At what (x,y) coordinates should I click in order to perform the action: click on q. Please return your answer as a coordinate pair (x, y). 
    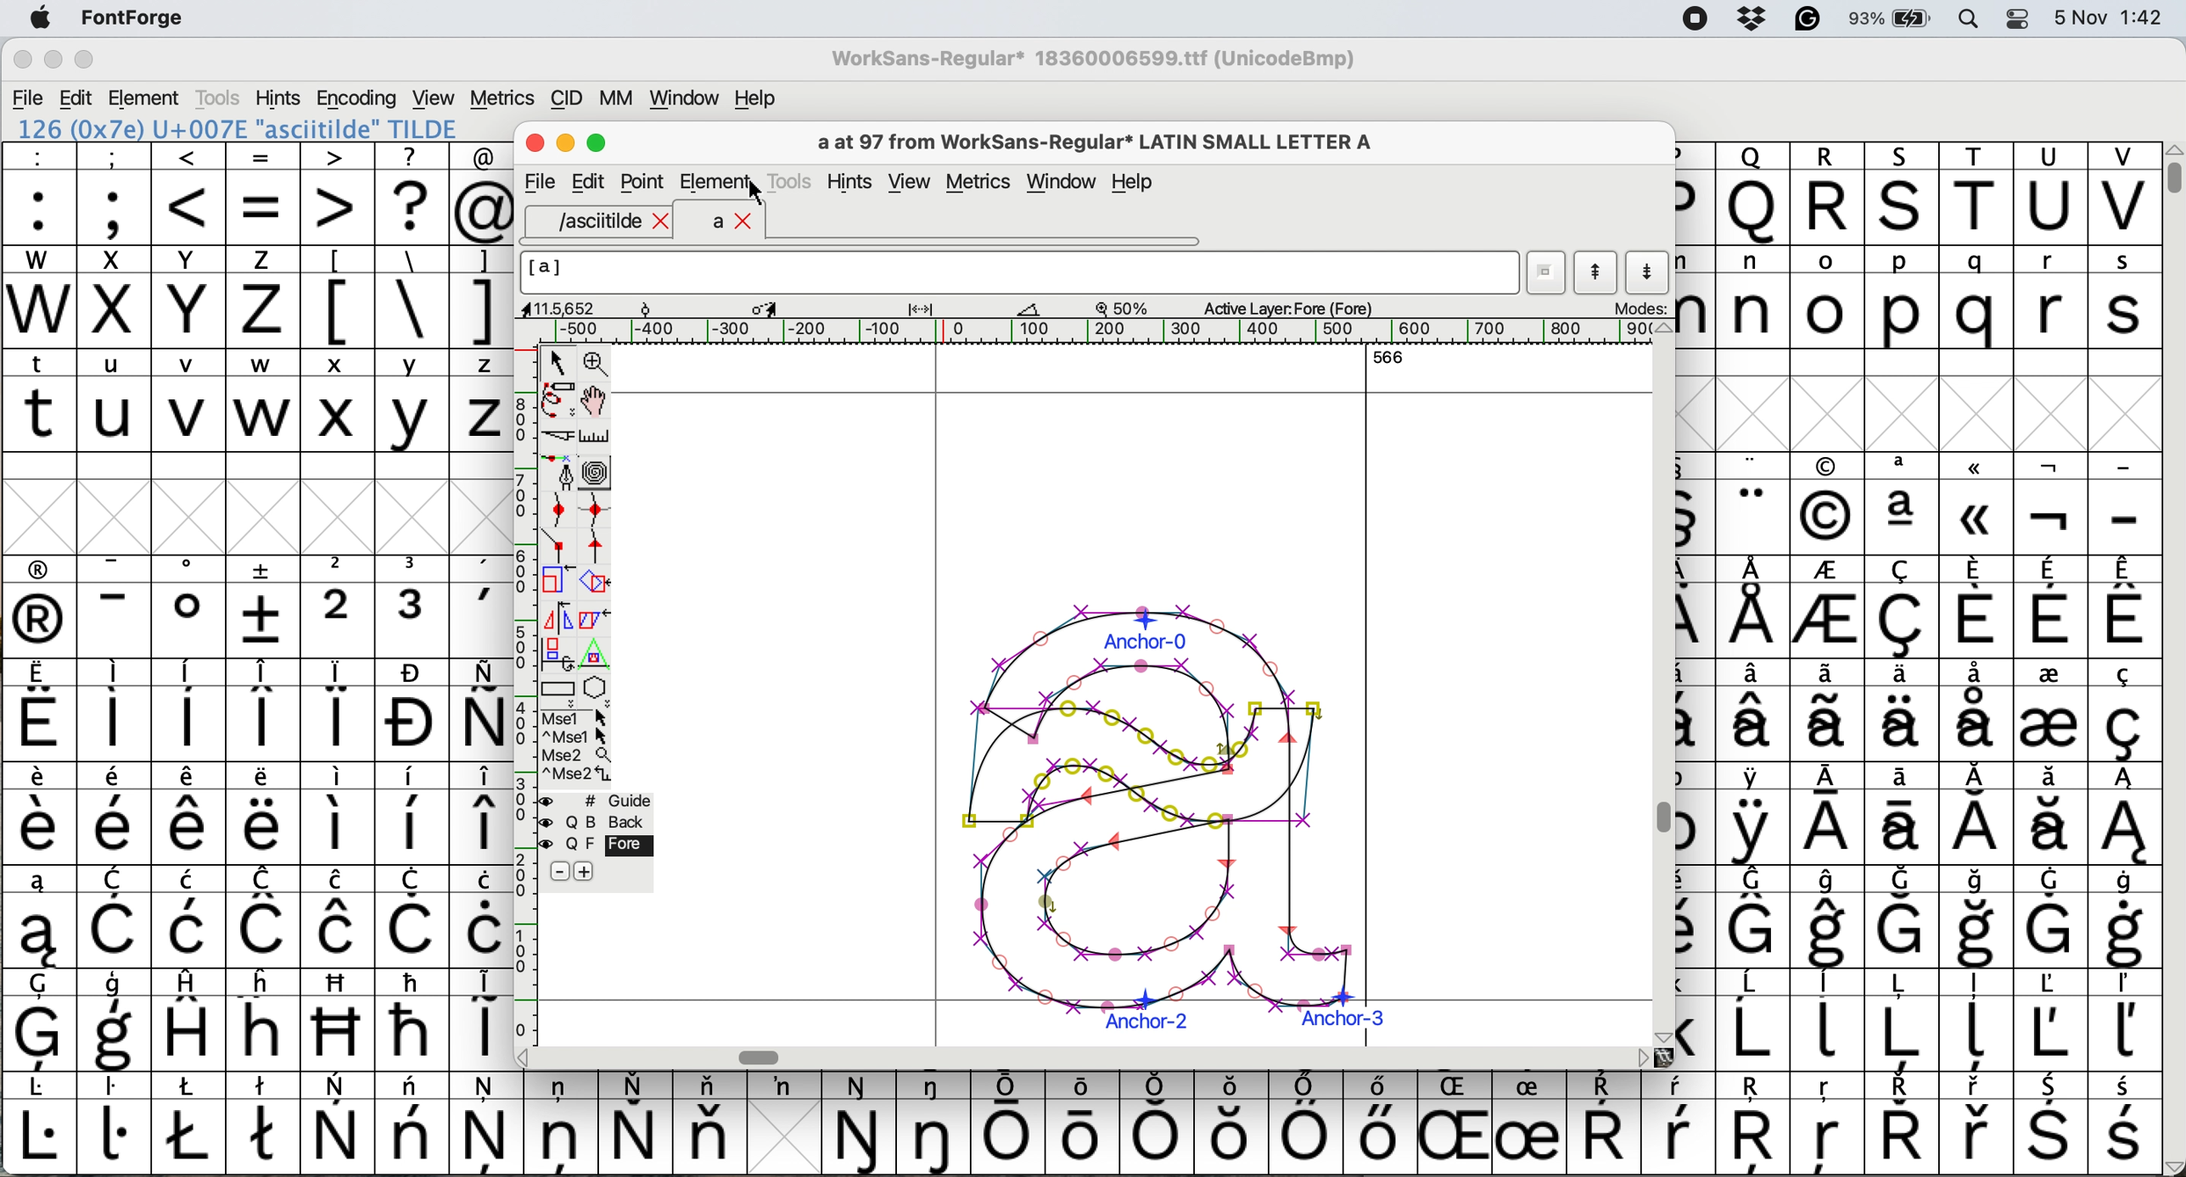
    Looking at the image, I should click on (1981, 298).